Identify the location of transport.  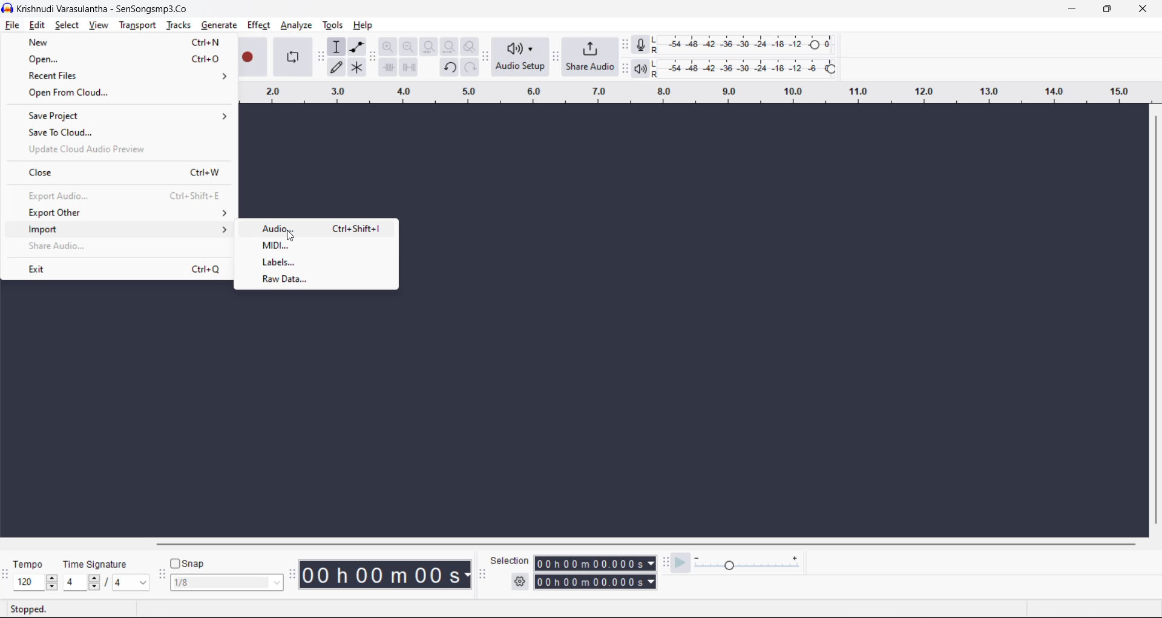
(137, 25).